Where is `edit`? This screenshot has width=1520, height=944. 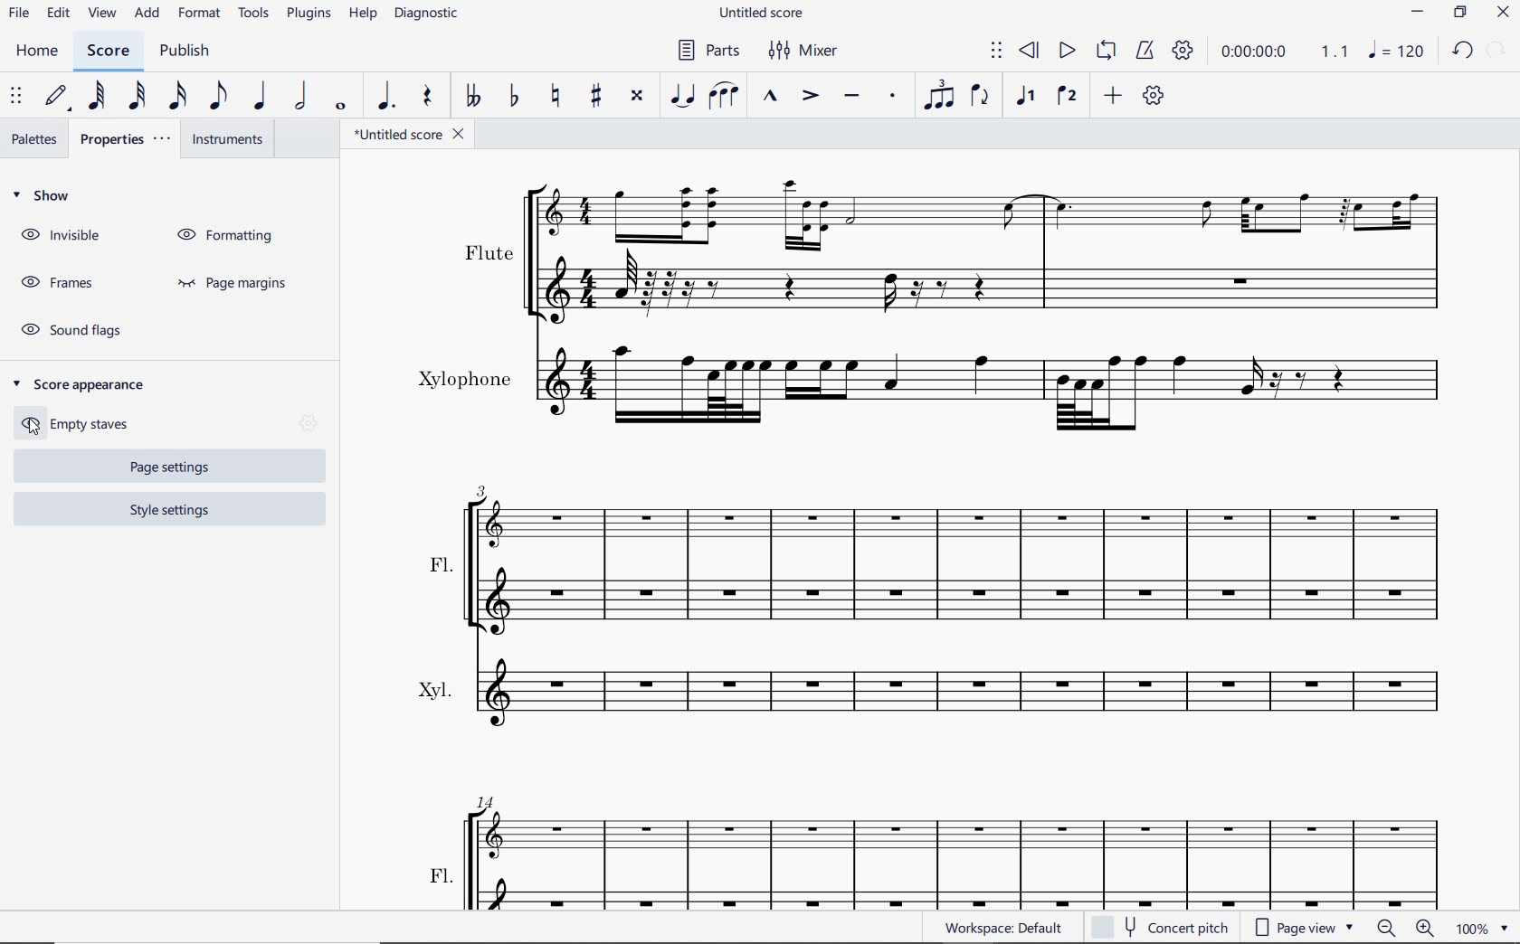 edit is located at coordinates (58, 14).